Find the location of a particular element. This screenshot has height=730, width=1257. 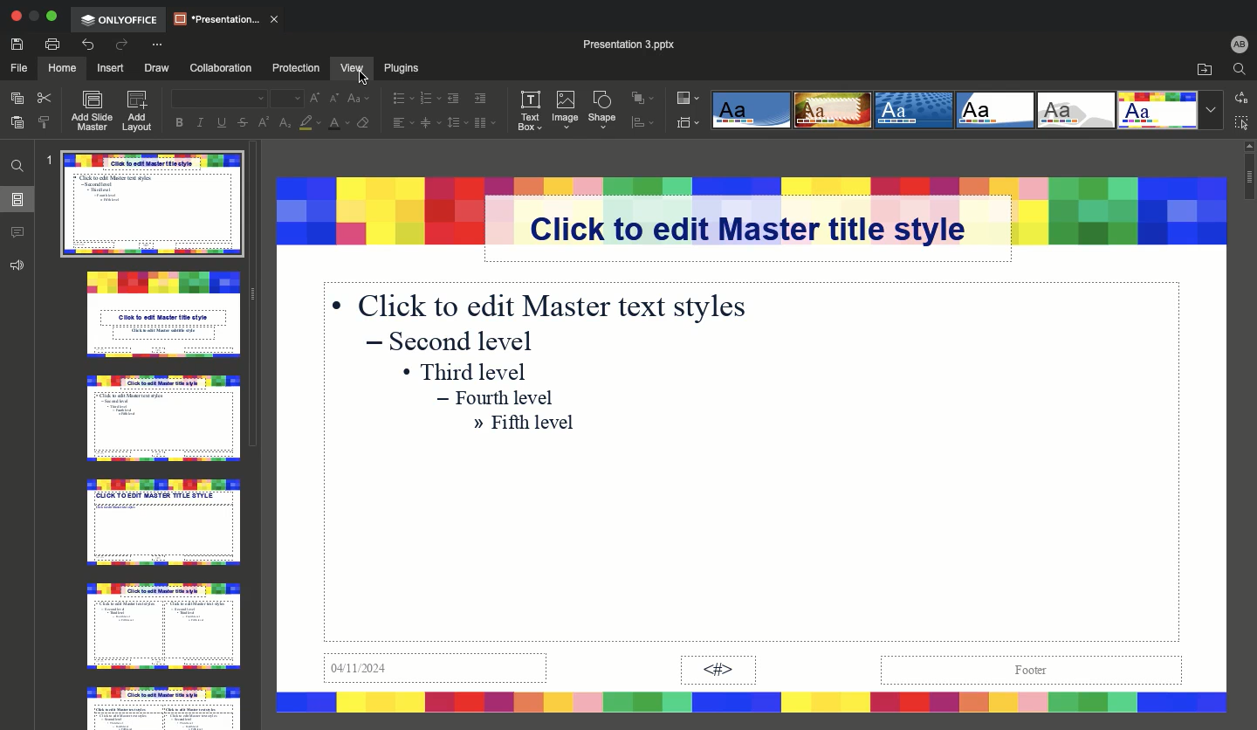

Basic style is located at coordinates (832, 107).